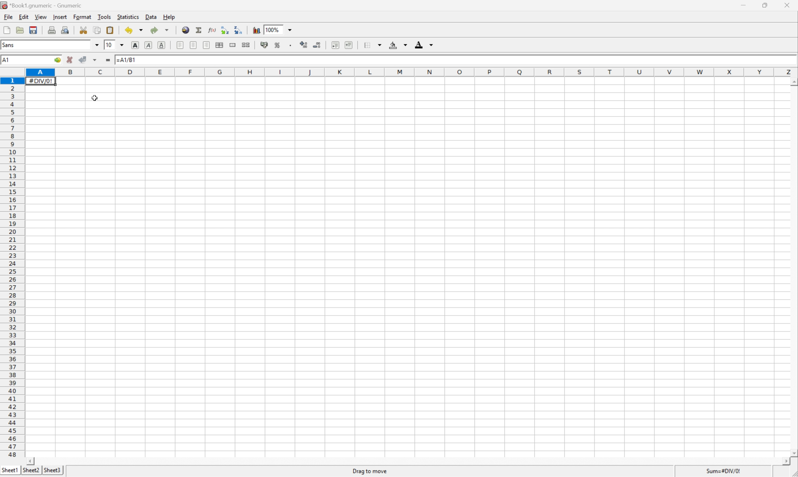 The image size is (798, 477). Describe the element at coordinates (135, 45) in the screenshot. I see `Bold` at that location.